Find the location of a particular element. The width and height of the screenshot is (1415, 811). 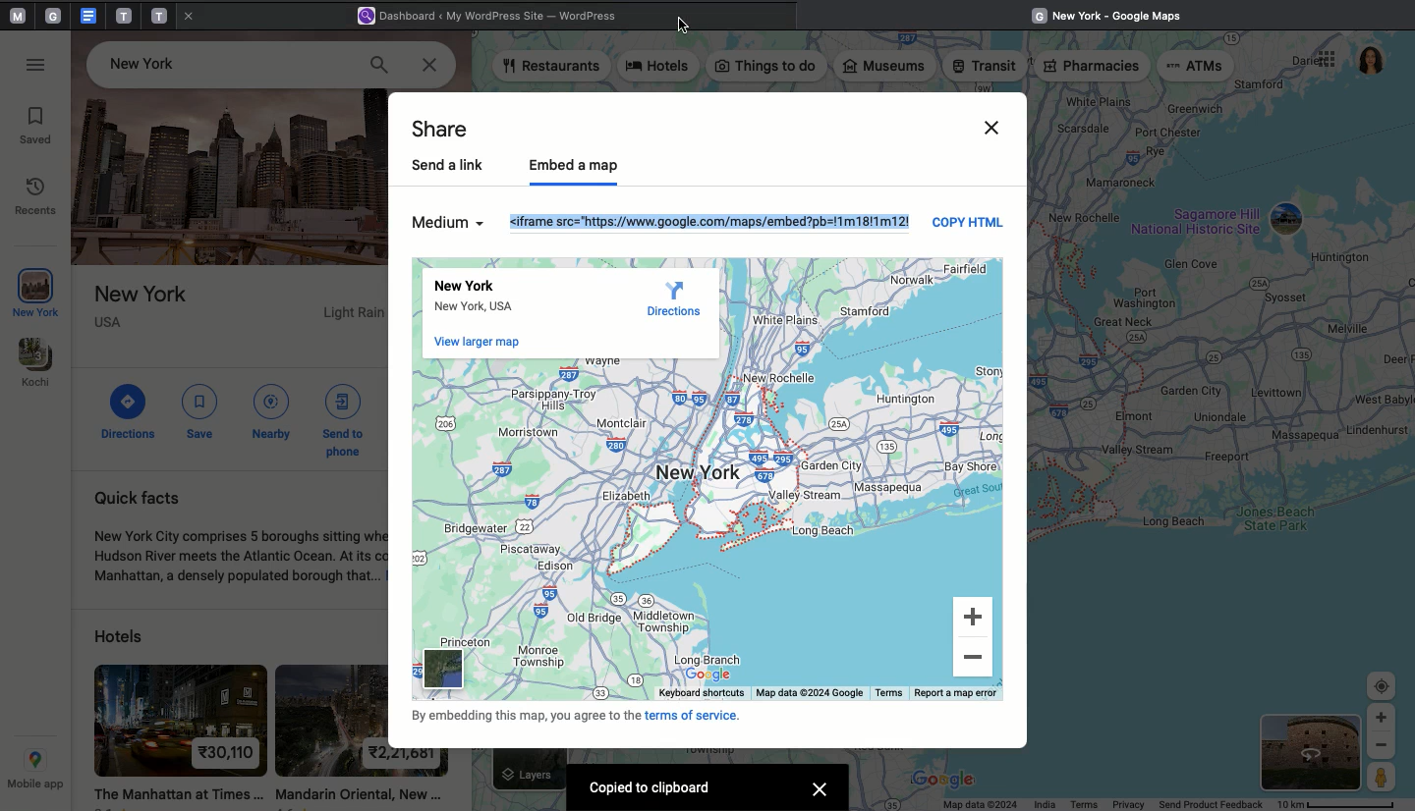

tab is located at coordinates (124, 16).